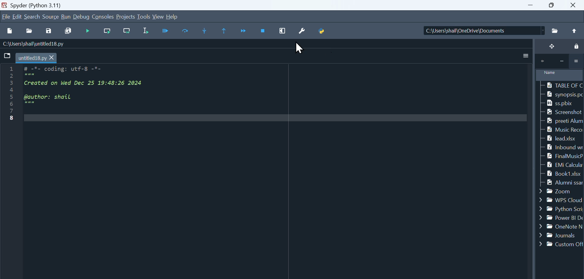  Describe the element at coordinates (561, 62) in the screenshot. I see `icon` at that location.